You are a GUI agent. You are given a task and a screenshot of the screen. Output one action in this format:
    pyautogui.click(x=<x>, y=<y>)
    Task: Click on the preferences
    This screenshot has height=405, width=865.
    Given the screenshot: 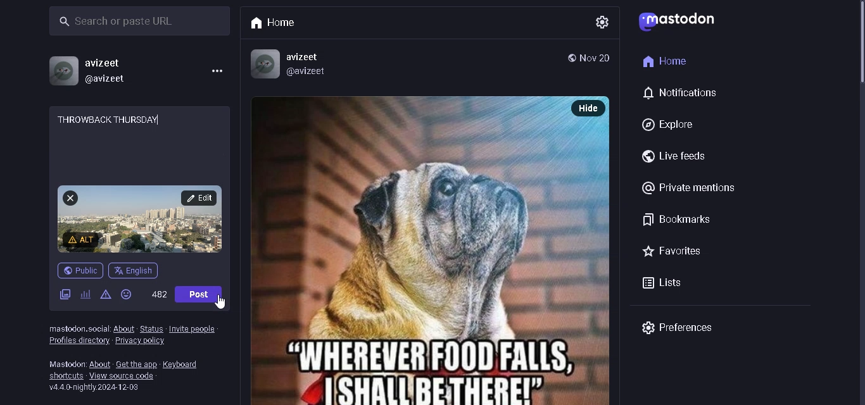 What is the action you would take?
    pyautogui.click(x=683, y=326)
    